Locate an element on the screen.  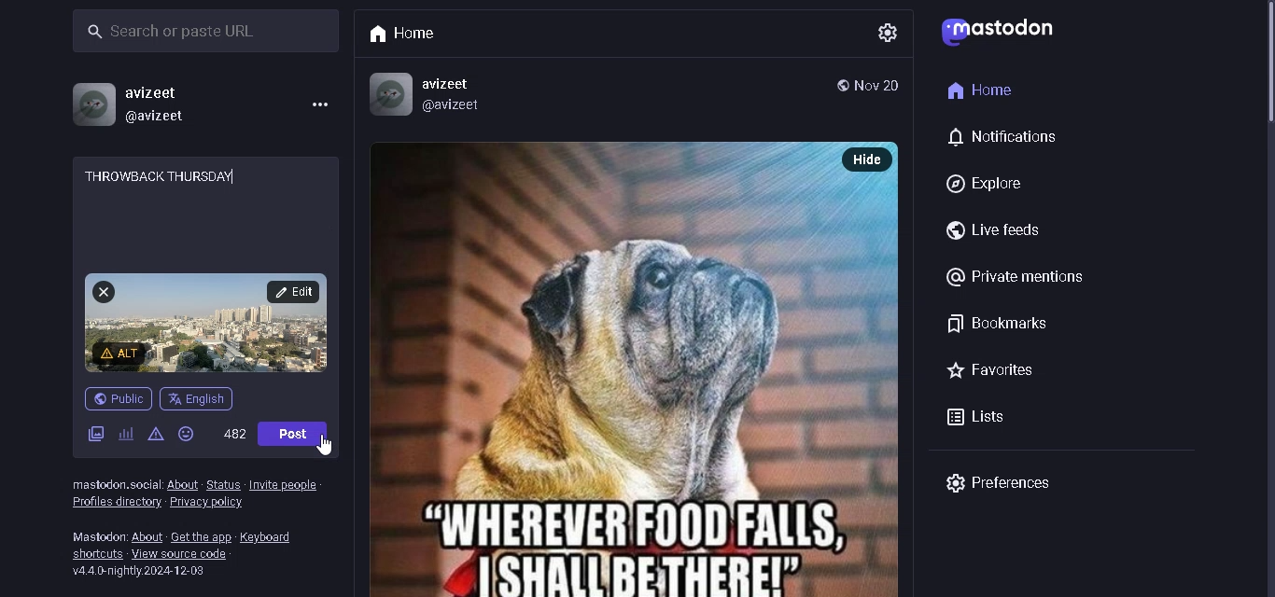
menu is located at coordinates (315, 103).